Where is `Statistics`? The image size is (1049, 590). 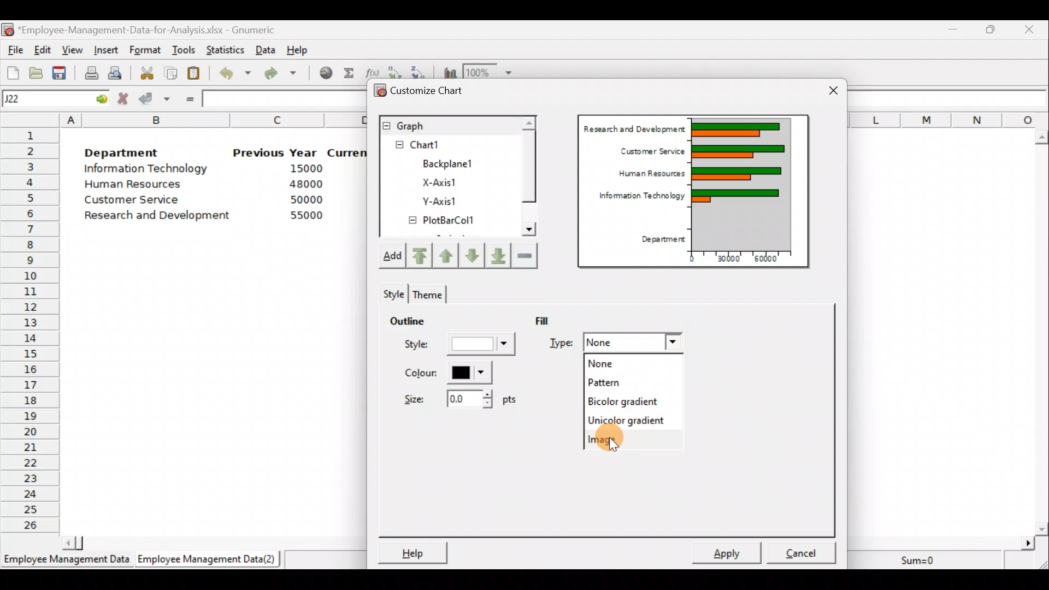
Statistics is located at coordinates (226, 47).